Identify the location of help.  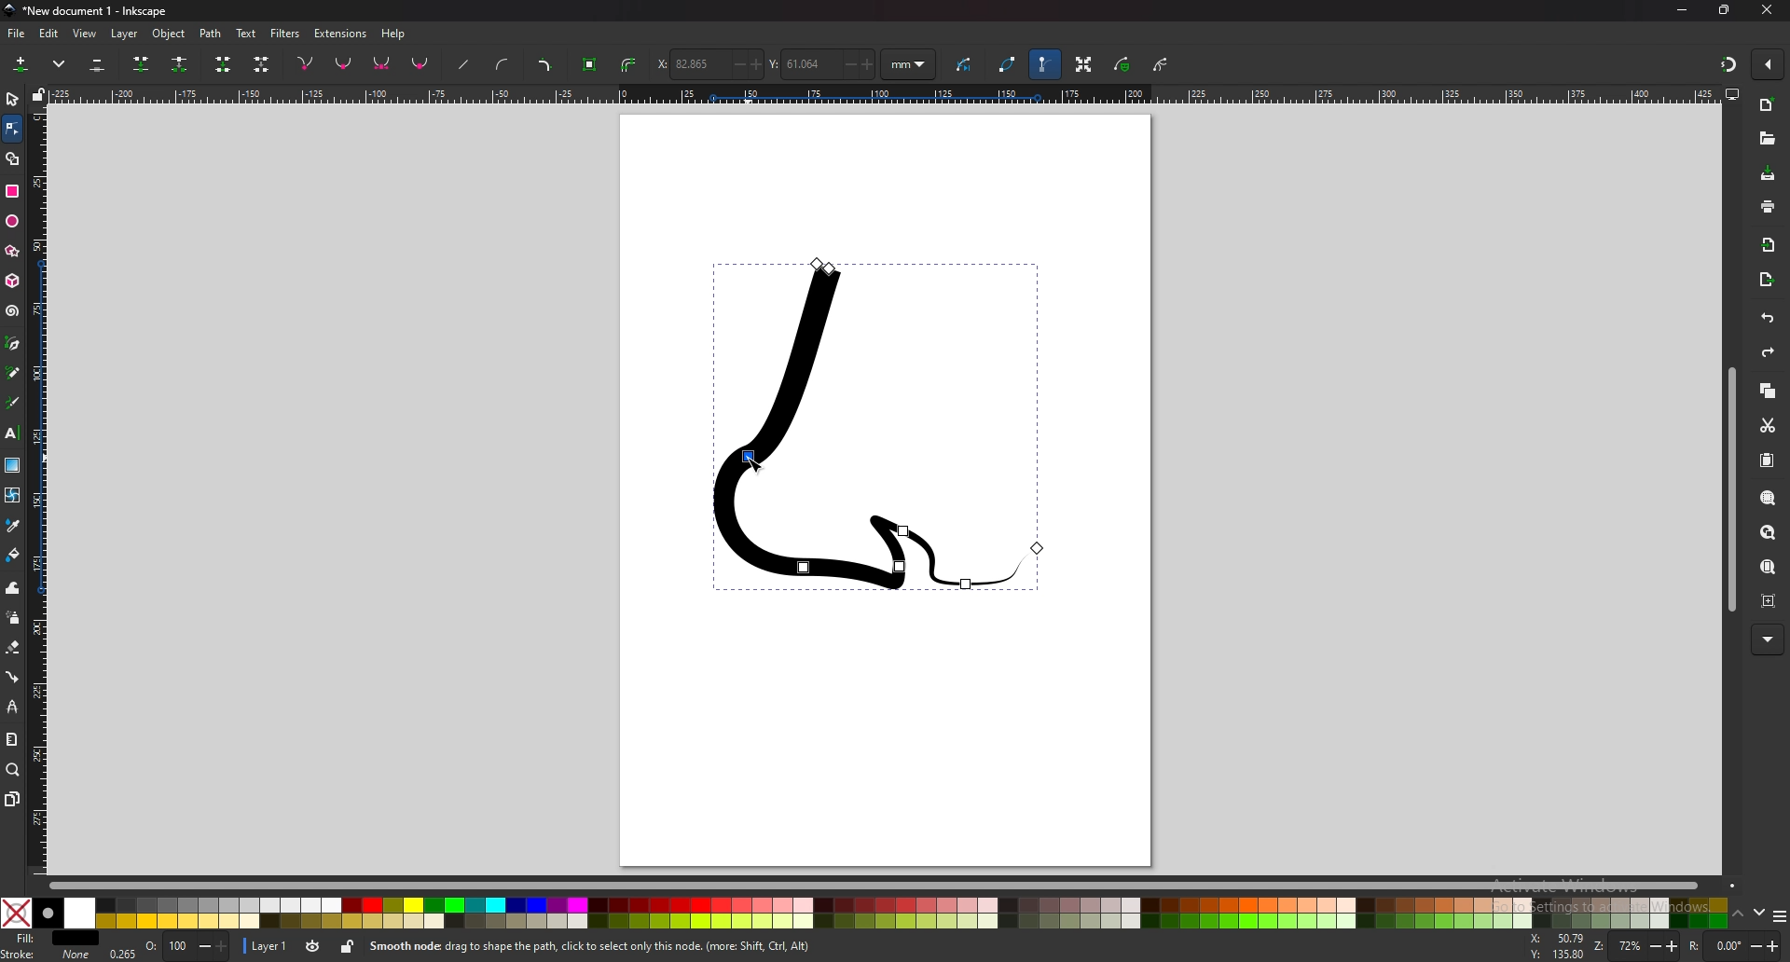
(395, 34).